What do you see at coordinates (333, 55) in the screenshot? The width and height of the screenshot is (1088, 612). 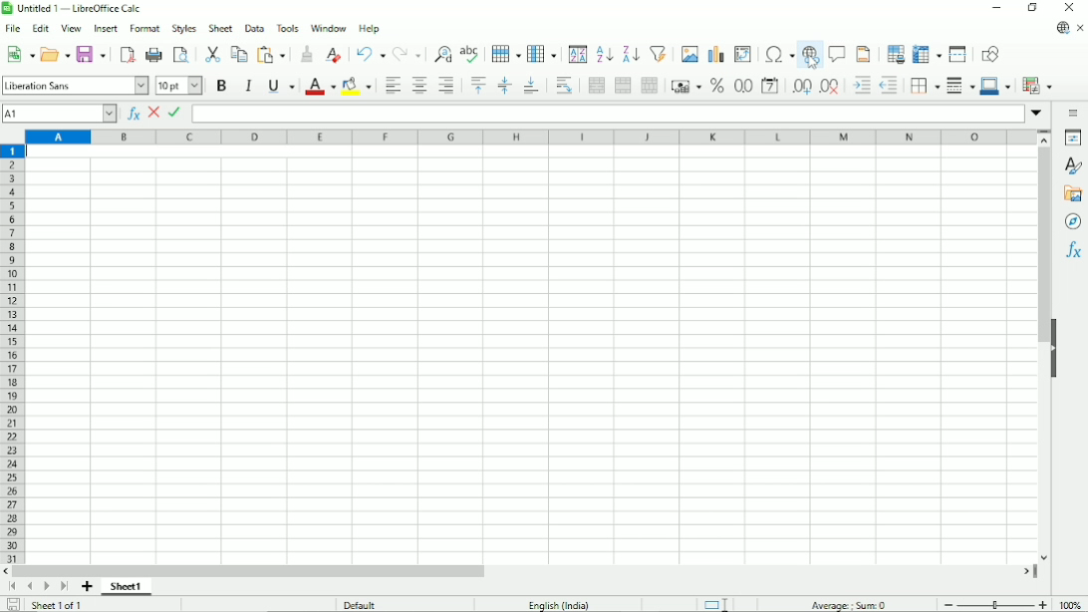 I see `Clear direct formatting` at bounding box center [333, 55].